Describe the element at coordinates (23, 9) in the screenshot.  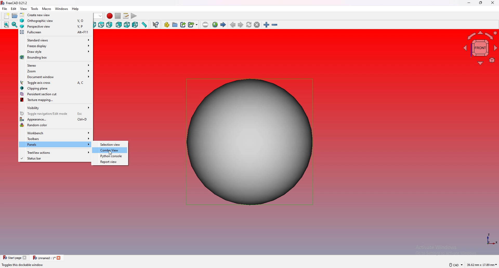
I see `view` at that location.